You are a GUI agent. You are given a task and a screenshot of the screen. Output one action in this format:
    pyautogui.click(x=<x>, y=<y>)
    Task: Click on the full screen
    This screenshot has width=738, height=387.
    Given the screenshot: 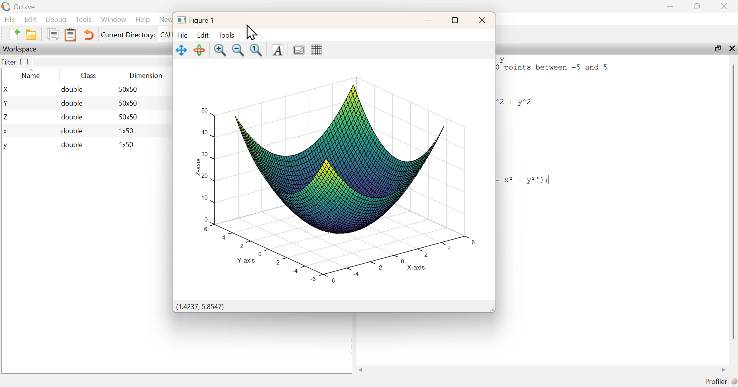 What is the action you would take?
    pyautogui.click(x=454, y=20)
    